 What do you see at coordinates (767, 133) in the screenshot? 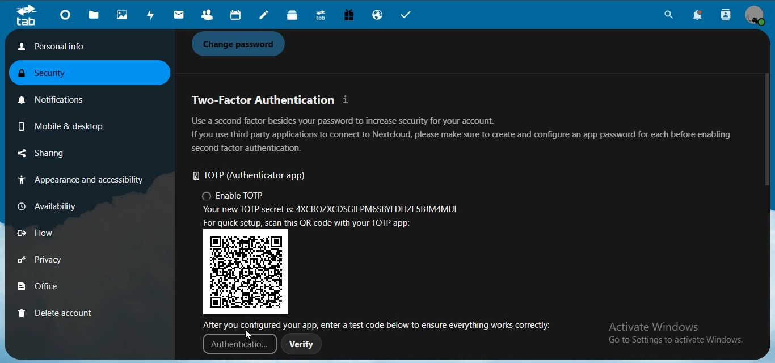
I see `scroll bar` at bounding box center [767, 133].